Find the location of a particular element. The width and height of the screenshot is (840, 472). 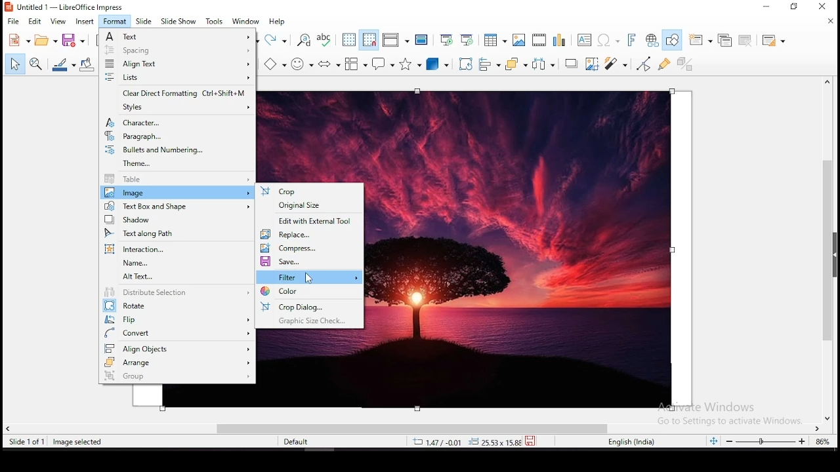

tools is located at coordinates (214, 21).